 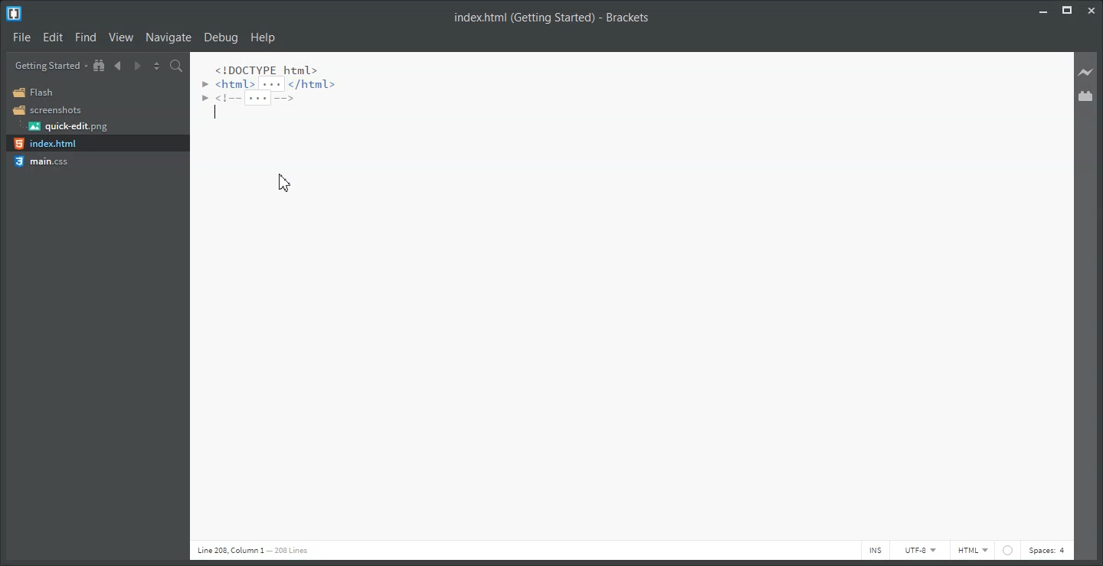 I want to click on text cursor, so click(x=215, y=112).